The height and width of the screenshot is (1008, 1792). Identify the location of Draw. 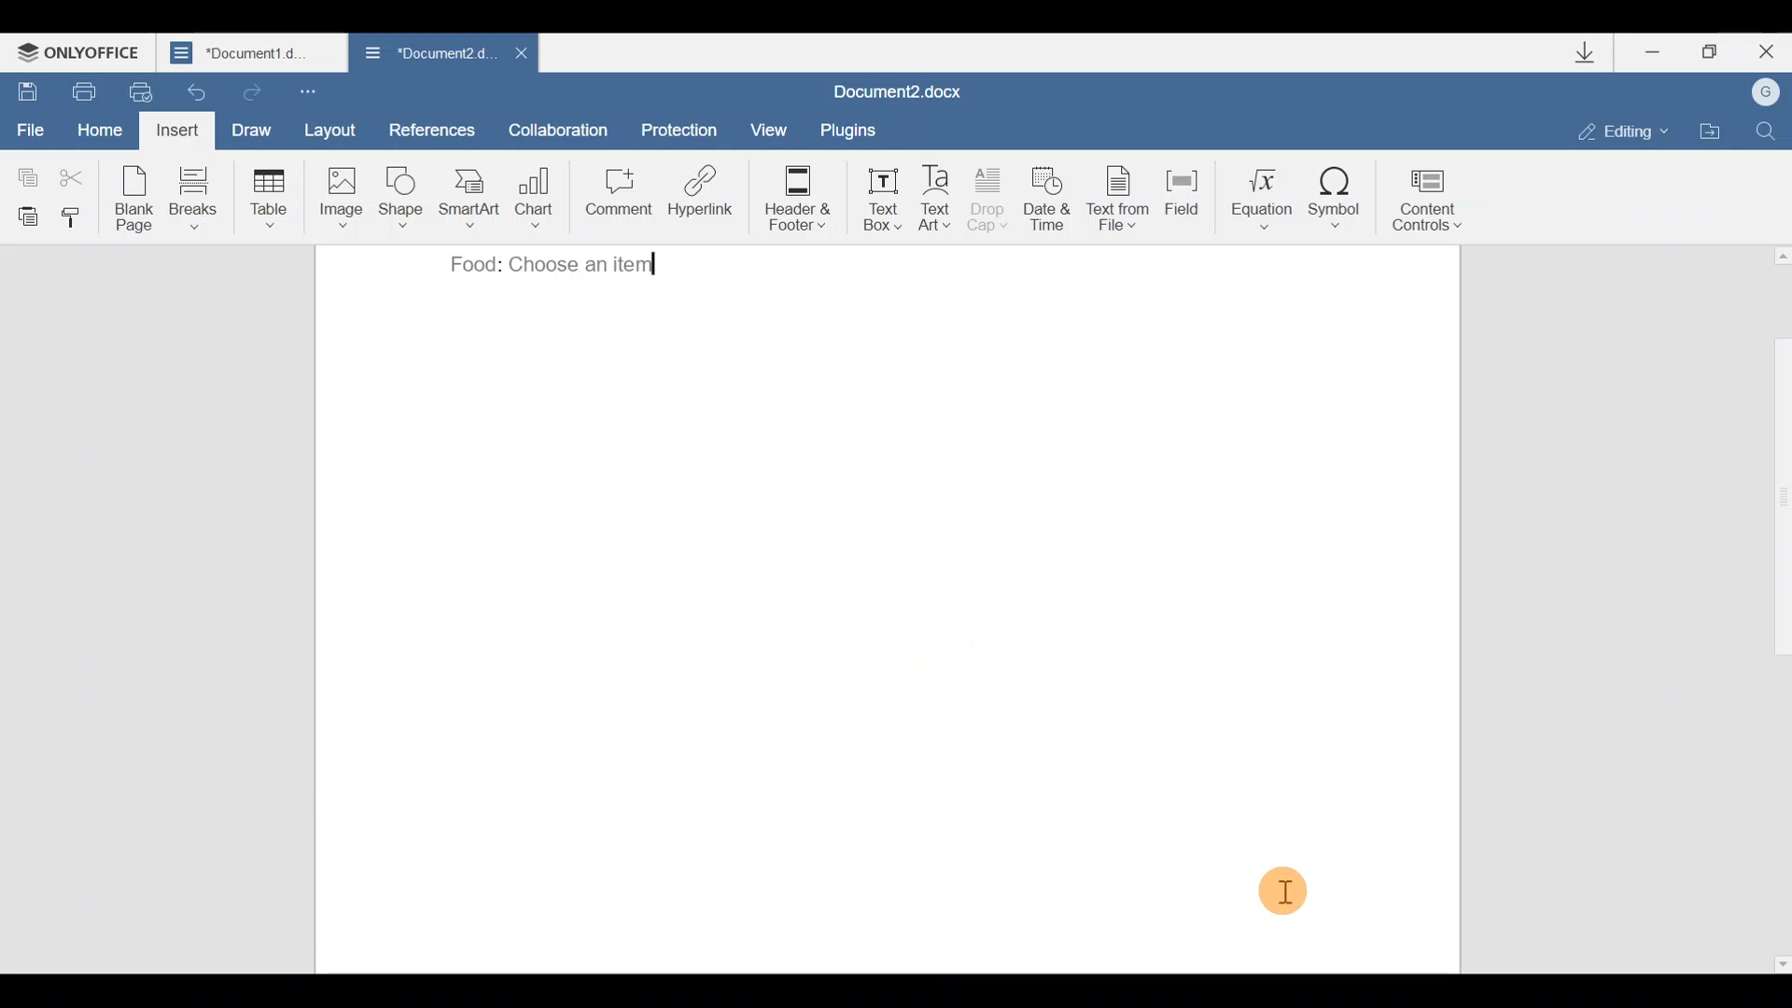
(257, 128).